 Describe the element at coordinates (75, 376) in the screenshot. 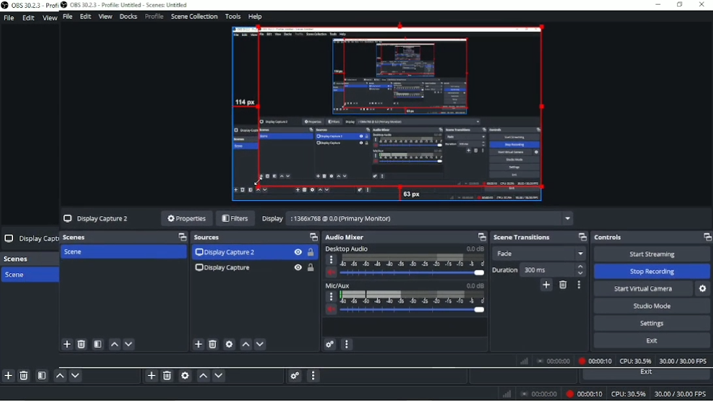

I see `Move scene down` at that location.